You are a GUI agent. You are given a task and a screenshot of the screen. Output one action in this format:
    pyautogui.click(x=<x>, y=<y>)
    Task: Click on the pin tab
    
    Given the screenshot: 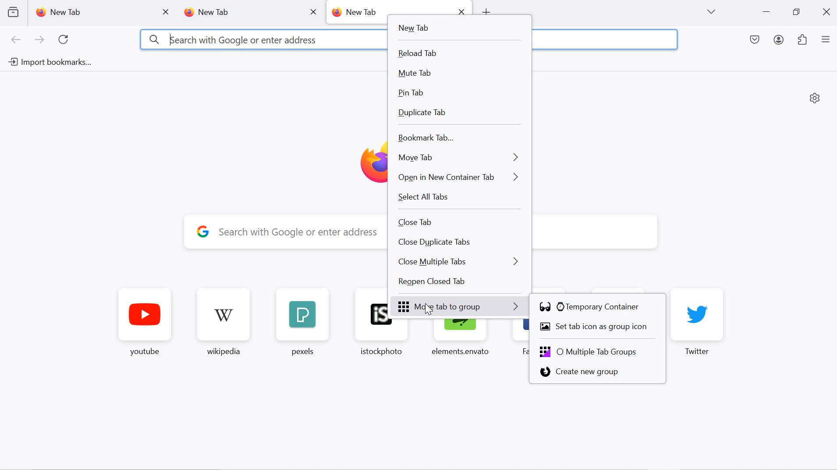 What is the action you would take?
    pyautogui.click(x=455, y=95)
    